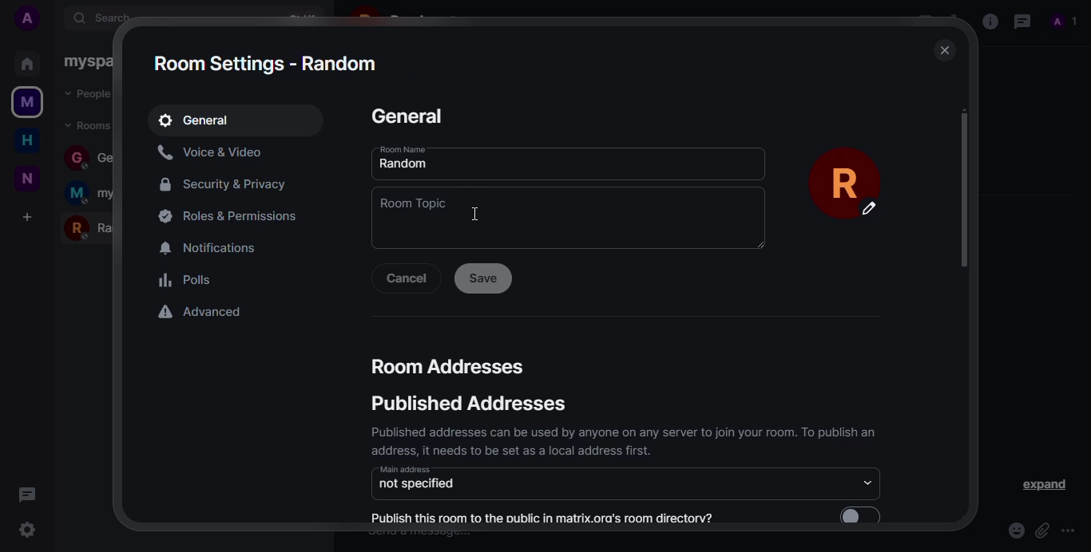 The image size is (1091, 552). I want to click on myspace, so click(84, 61).